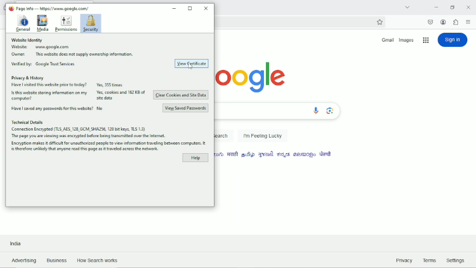 This screenshot has height=268, width=476. Describe the element at coordinates (22, 23) in the screenshot. I see `General` at that location.